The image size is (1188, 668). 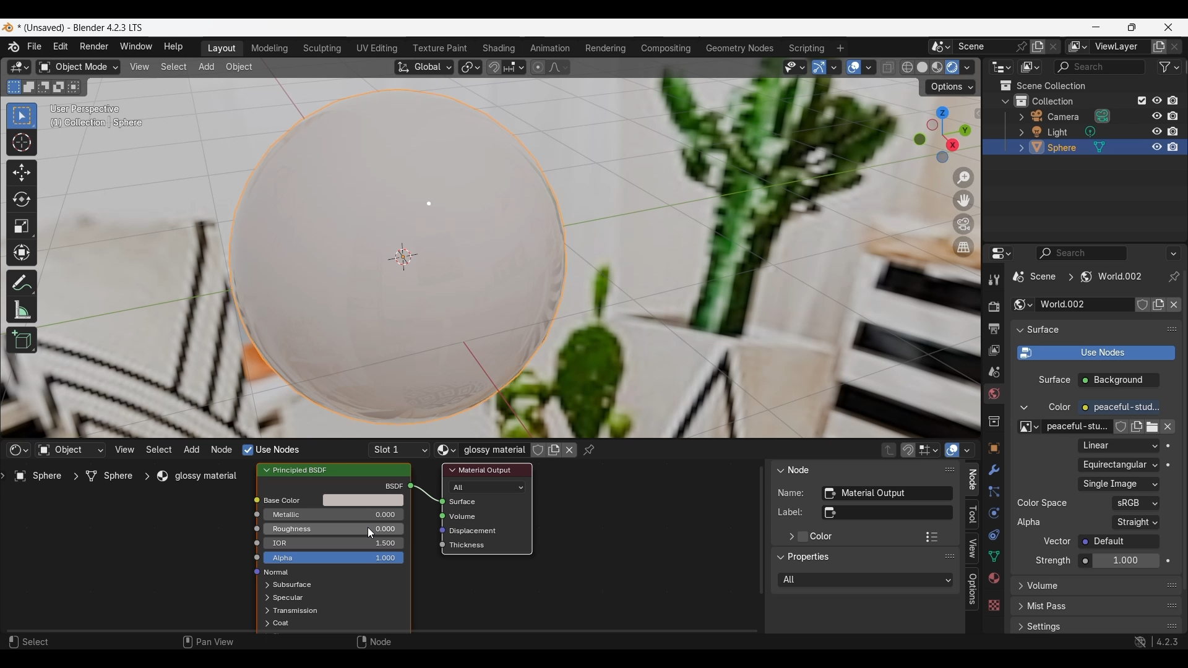 I want to click on Transform , so click(x=22, y=253).